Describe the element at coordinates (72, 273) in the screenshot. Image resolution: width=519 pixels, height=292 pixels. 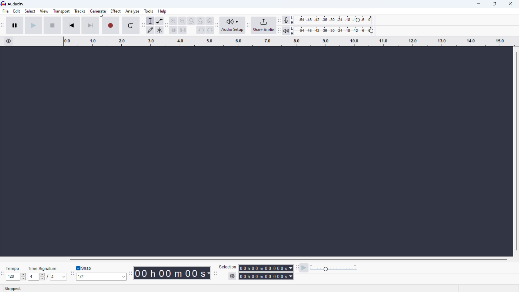
I see `snapping toolbar` at that location.